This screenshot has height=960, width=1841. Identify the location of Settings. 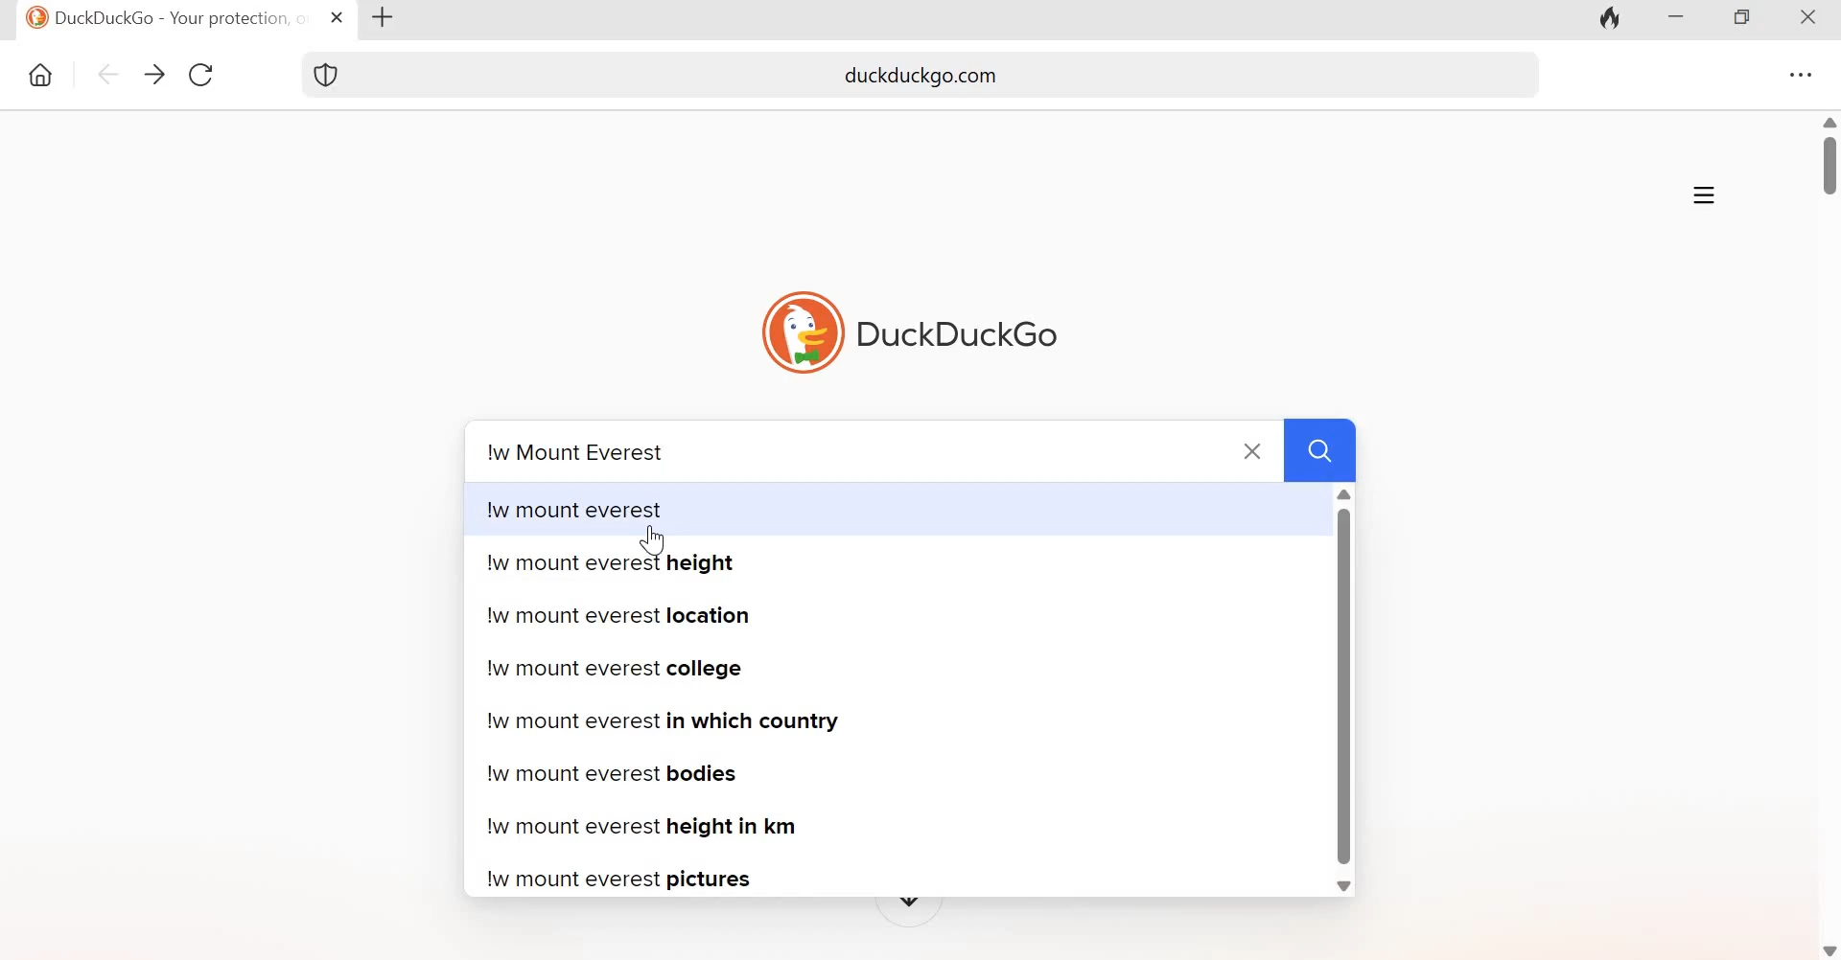
(1803, 73).